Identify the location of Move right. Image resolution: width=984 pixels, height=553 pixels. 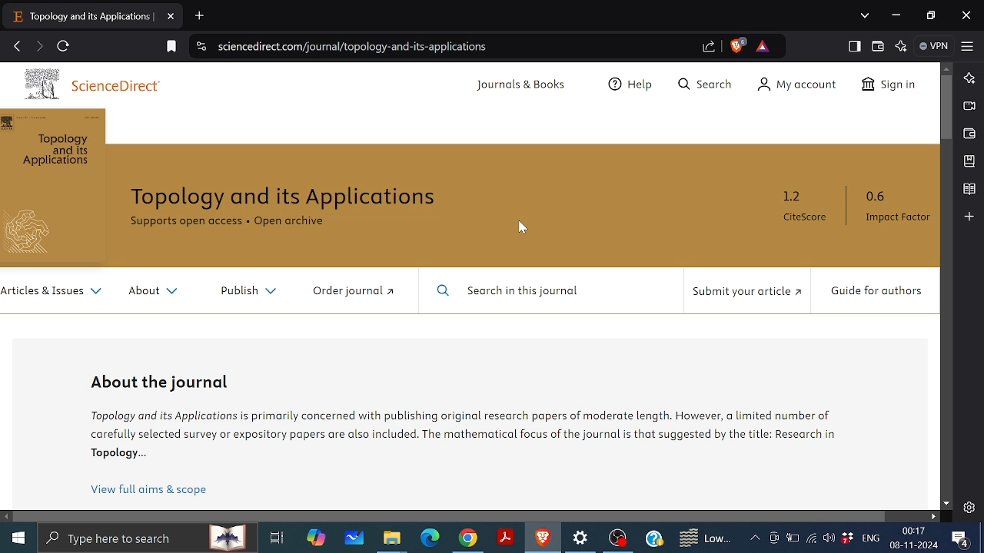
(932, 516).